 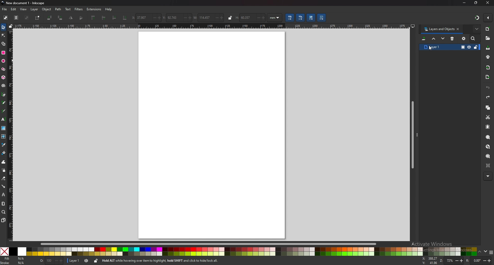 I want to click on zoom drawing, so click(x=488, y=146).